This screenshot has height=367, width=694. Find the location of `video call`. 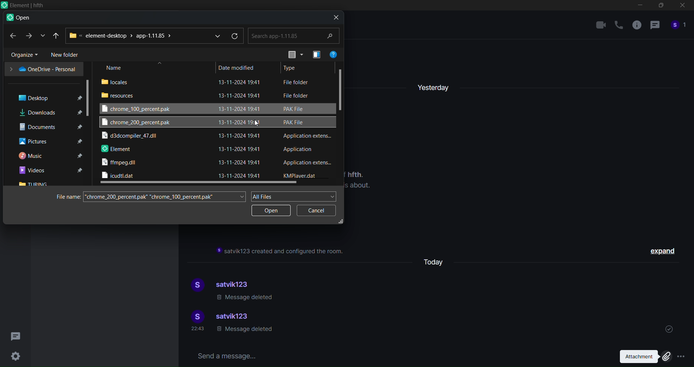

video call is located at coordinates (601, 25).